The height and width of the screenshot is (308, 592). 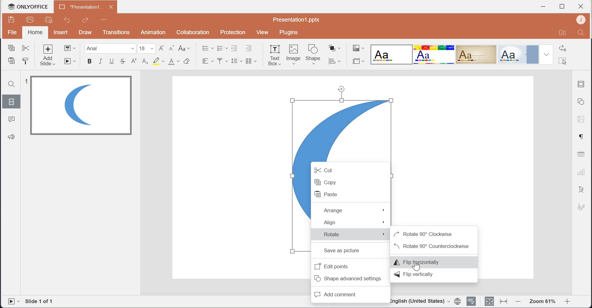 I want to click on Flip vertically, so click(x=432, y=274).